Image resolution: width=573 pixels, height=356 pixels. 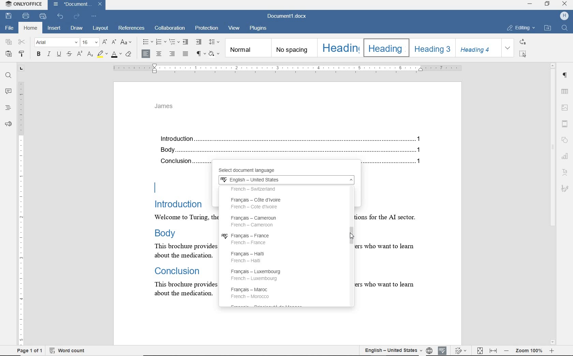 What do you see at coordinates (8, 91) in the screenshot?
I see `comments` at bounding box center [8, 91].